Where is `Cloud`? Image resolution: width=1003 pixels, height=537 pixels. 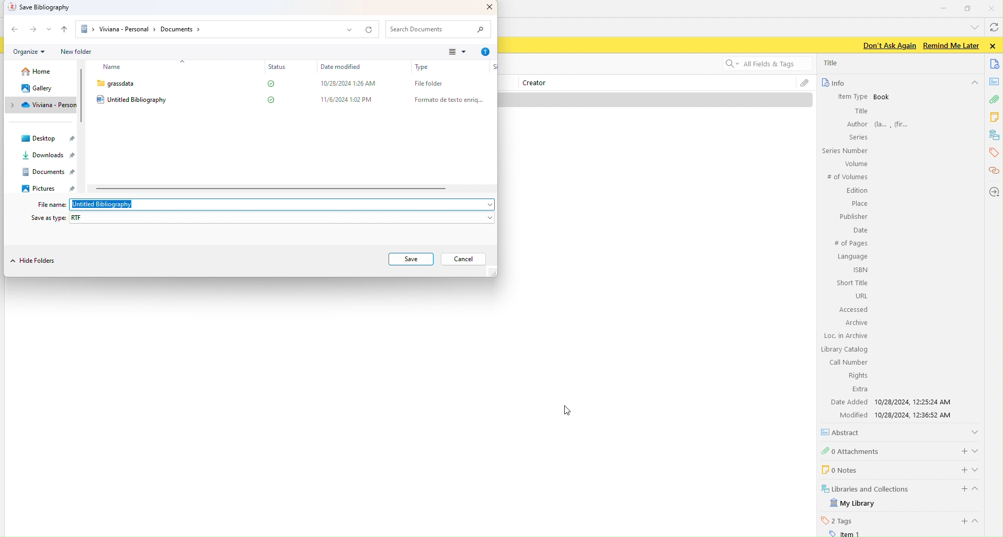 Cloud is located at coordinates (39, 106).